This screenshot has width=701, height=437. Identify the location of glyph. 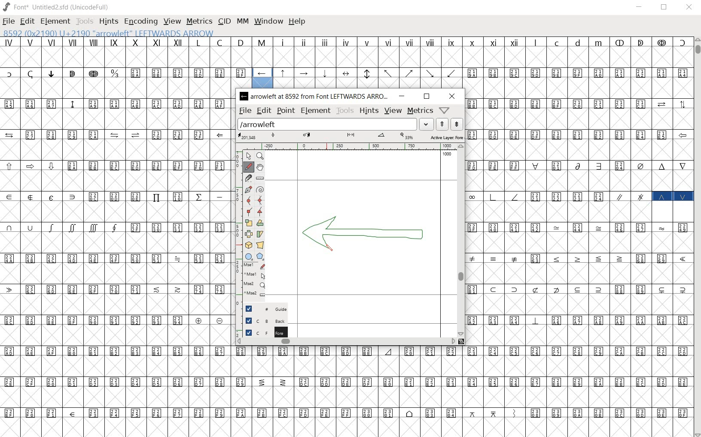
(371, 77).